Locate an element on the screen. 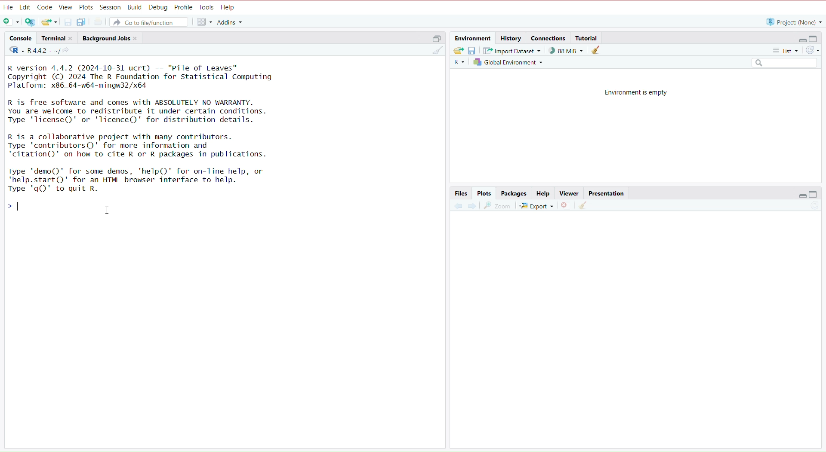 The width and height of the screenshot is (826, 452). Previous plot is located at coordinates (458, 205).